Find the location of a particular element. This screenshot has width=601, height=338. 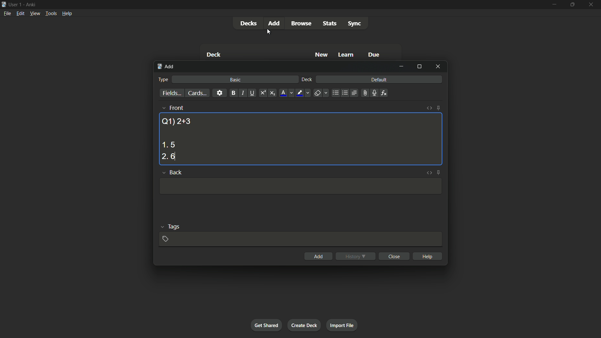

close is located at coordinates (395, 256).